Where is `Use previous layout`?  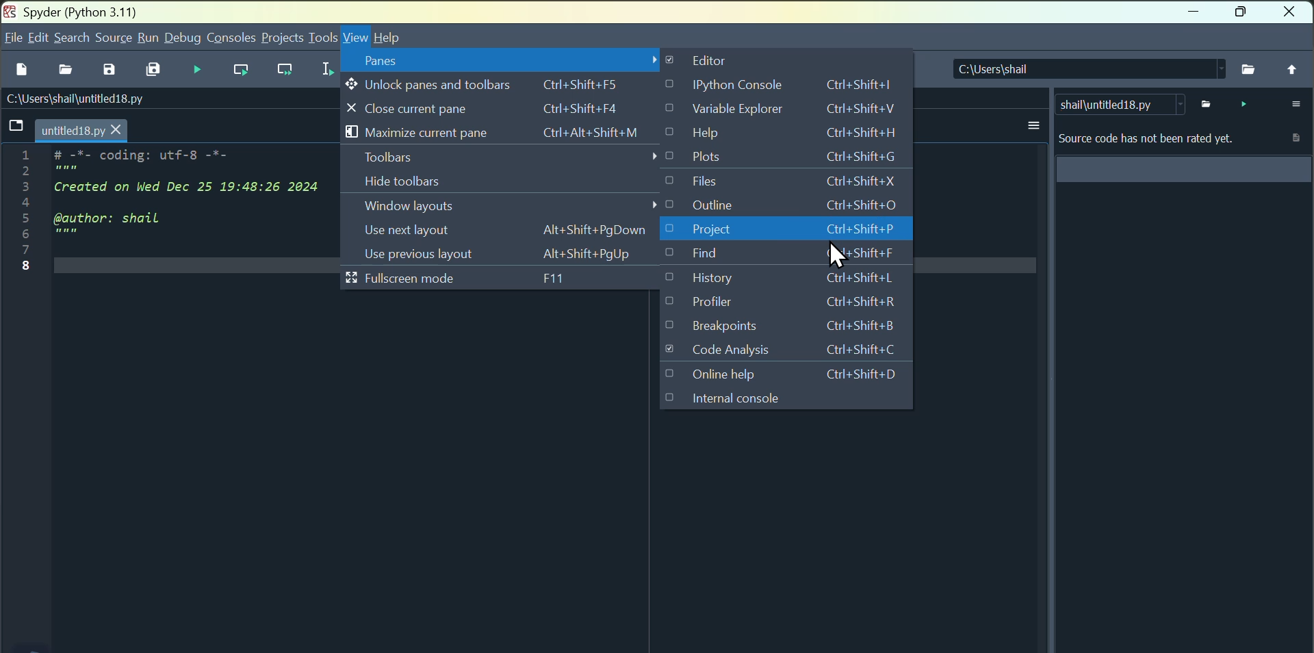 Use previous layout is located at coordinates (498, 255).